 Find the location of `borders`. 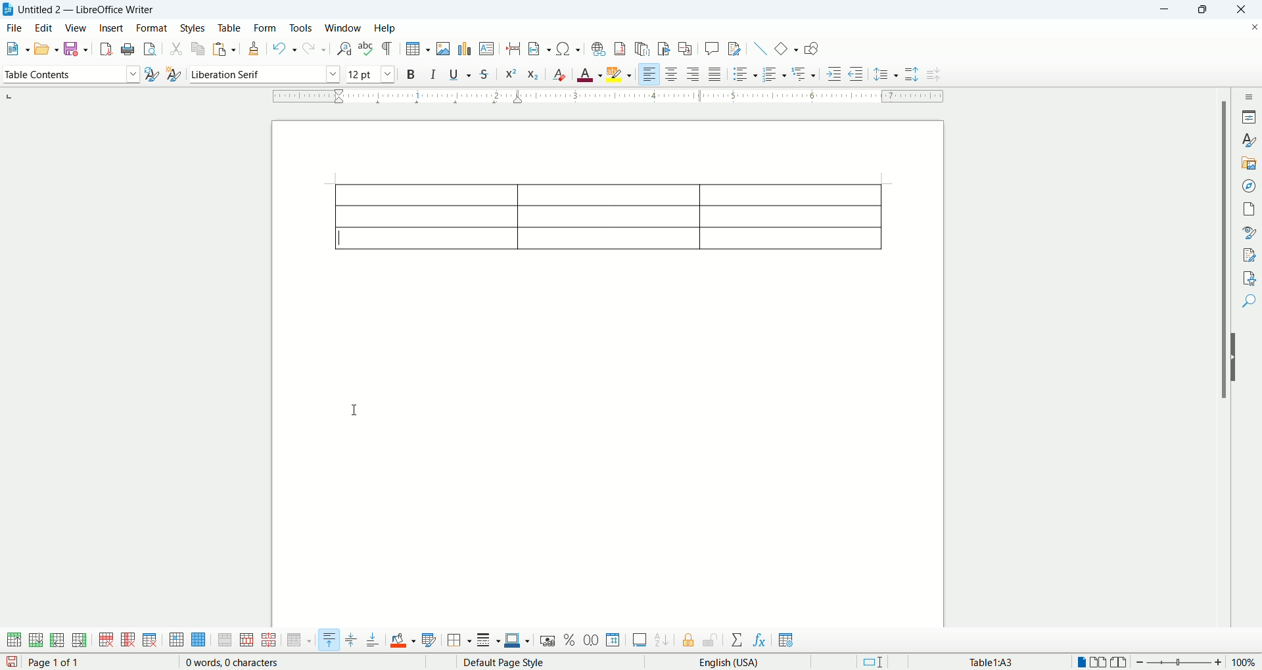

borders is located at coordinates (459, 641).